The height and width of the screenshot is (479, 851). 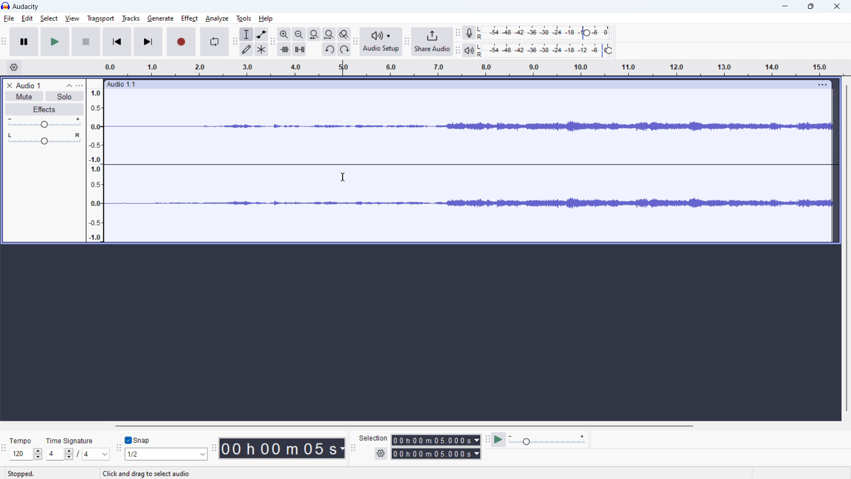 I want to click on Waveform, so click(x=468, y=201).